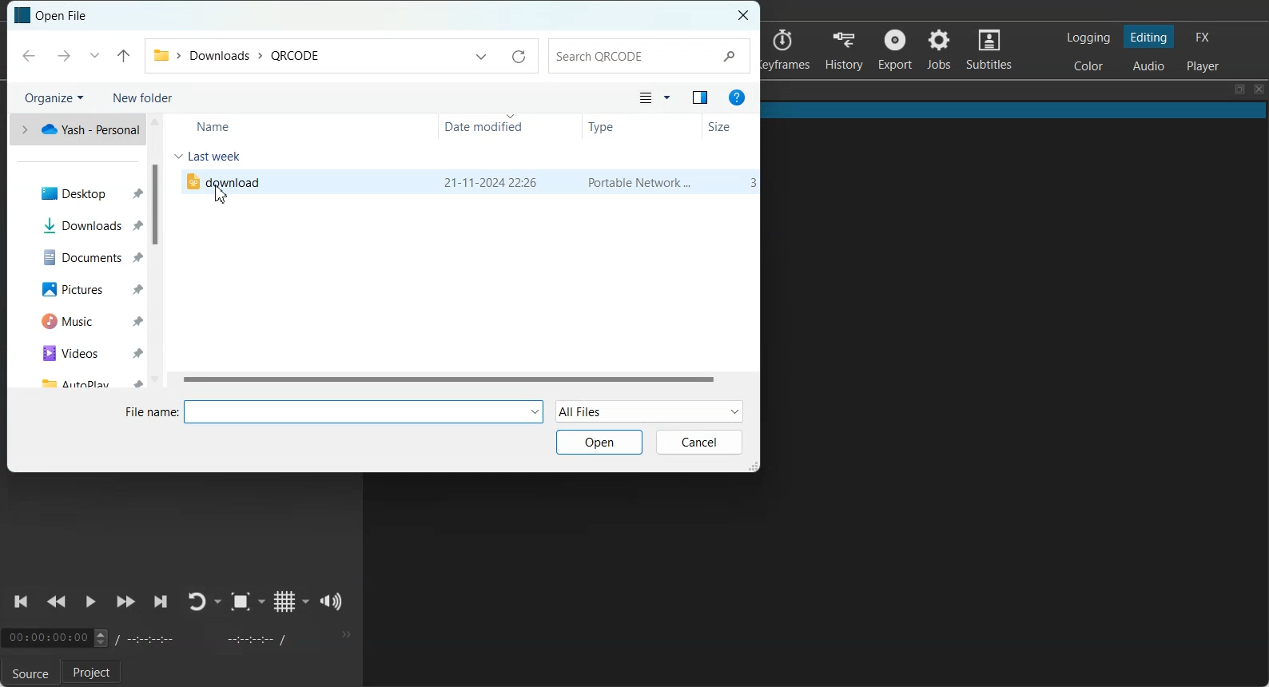 Image resolution: width=1269 pixels, height=687 pixels. Describe the element at coordinates (1149, 64) in the screenshot. I see `Switching to Audio Layout` at that location.